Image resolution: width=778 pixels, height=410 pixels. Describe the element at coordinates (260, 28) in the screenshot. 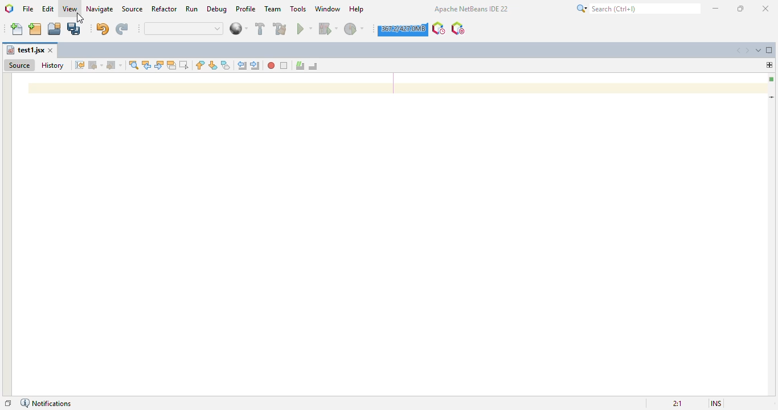

I see `build project` at that location.